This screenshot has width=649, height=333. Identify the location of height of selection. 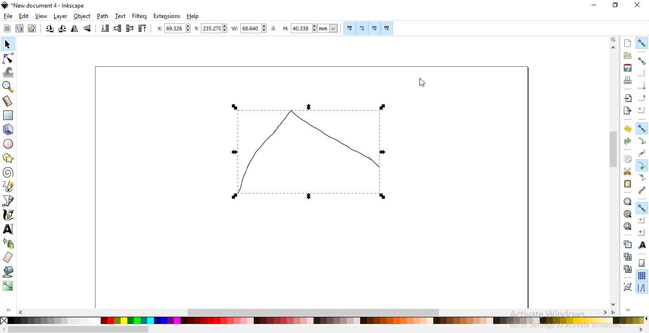
(310, 28).